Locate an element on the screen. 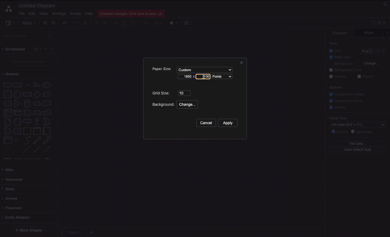 The width and height of the screenshot is (390, 237). US-Letter (8.5" x 11") is located at coordinates (357, 125).